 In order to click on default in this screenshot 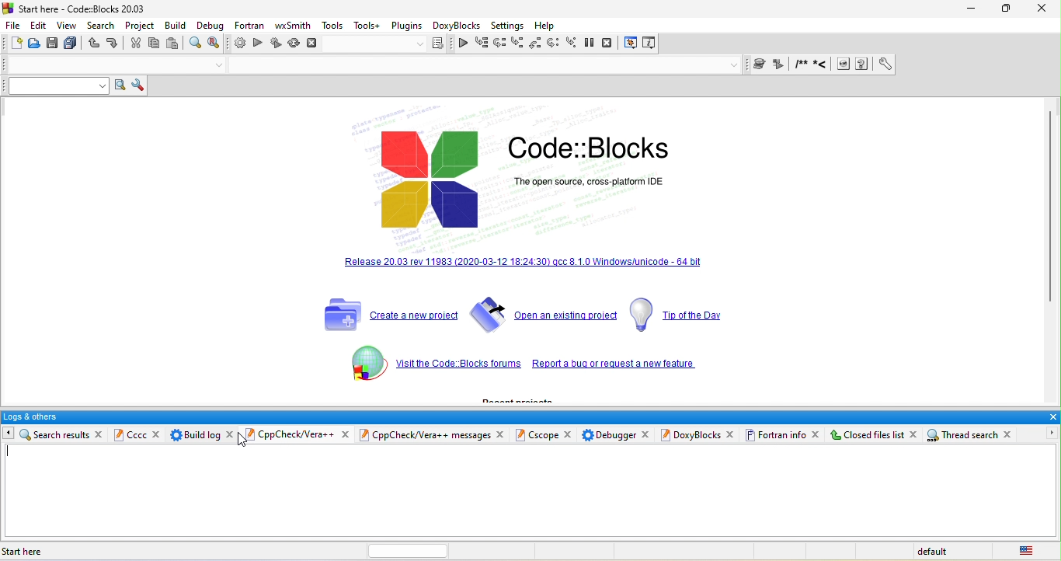, I will do `click(939, 550)`.